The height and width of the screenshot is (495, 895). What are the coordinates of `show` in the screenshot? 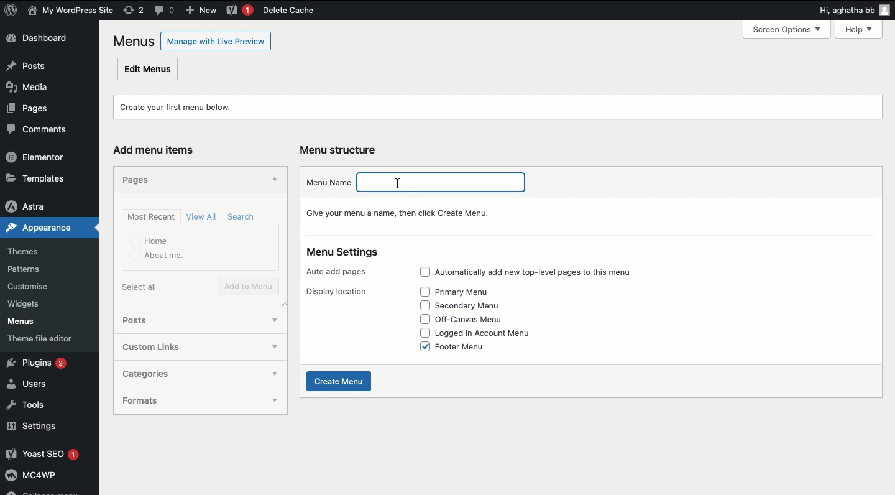 It's located at (275, 320).